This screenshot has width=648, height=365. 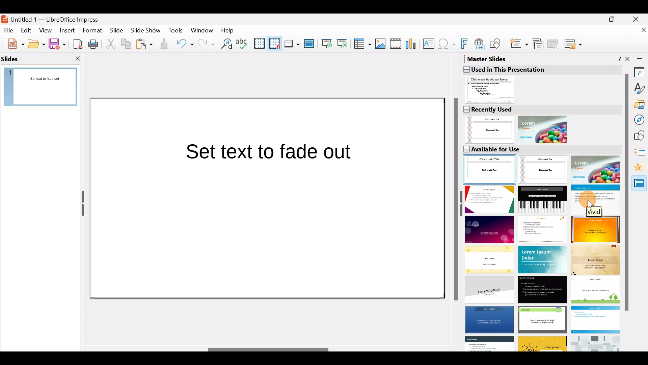 I want to click on Insert fontwork text, so click(x=465, y=45).